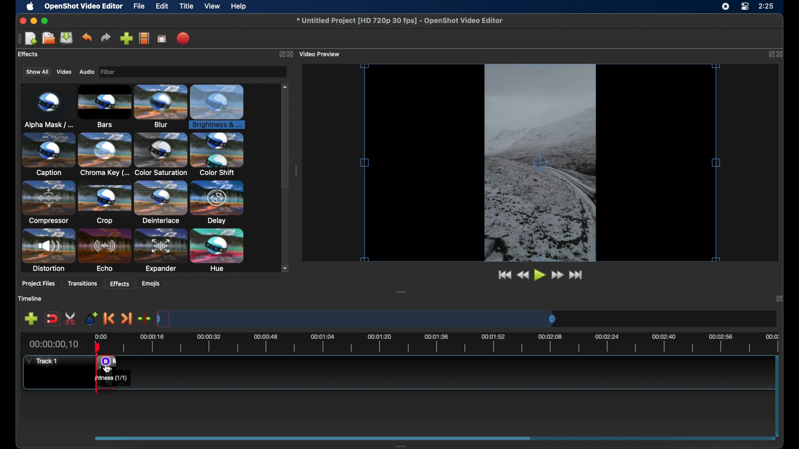 The width and height of the screenshot is (799, 449). I want to click on 0.00, so click(102, 335).